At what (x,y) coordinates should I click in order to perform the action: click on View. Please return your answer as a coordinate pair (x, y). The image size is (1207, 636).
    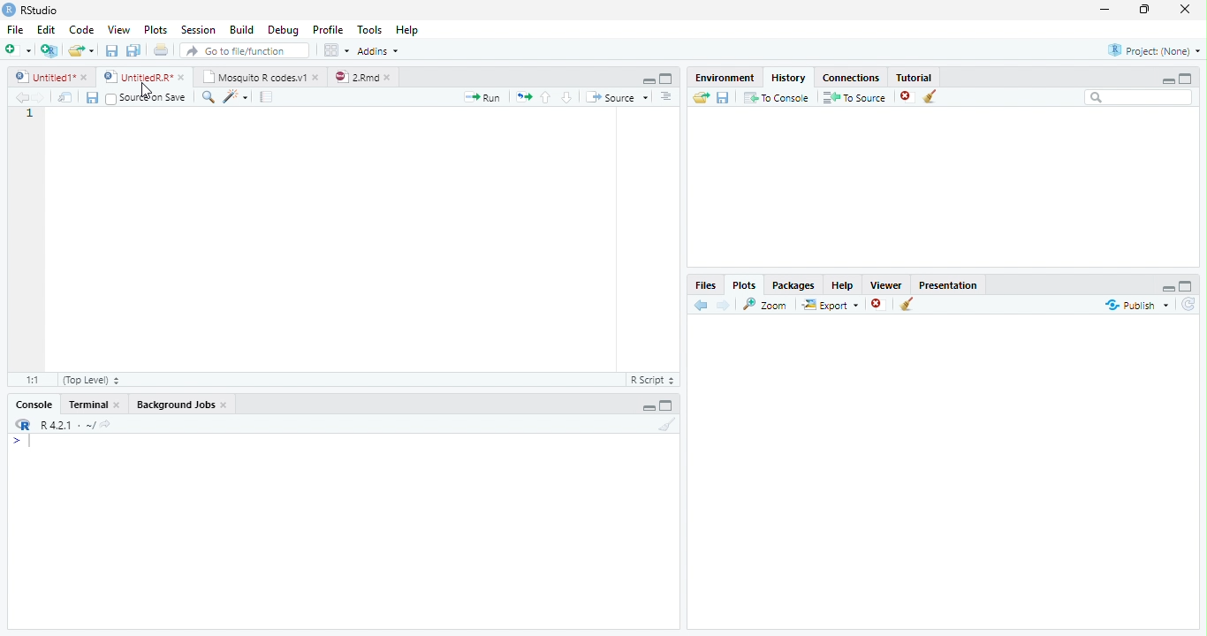
    Looking at the image, I should click on (119, 28).